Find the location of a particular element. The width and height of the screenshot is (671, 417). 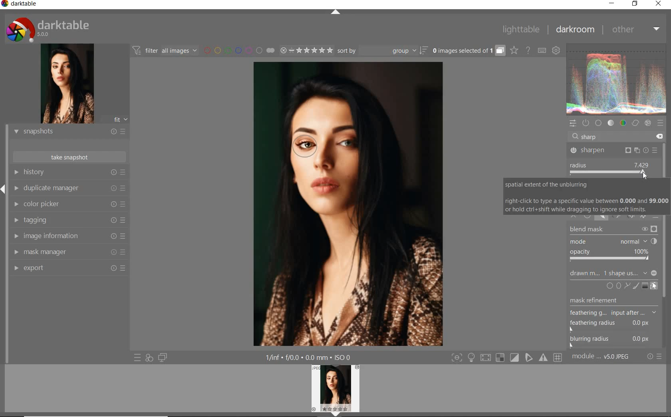

expand/collapse is located at coordinates (336, 12).